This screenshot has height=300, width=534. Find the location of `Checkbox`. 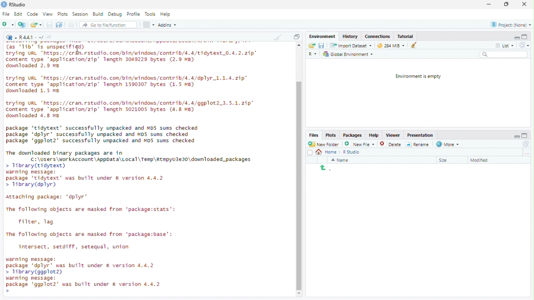

Checkbox is located at coordinates (310, 153).